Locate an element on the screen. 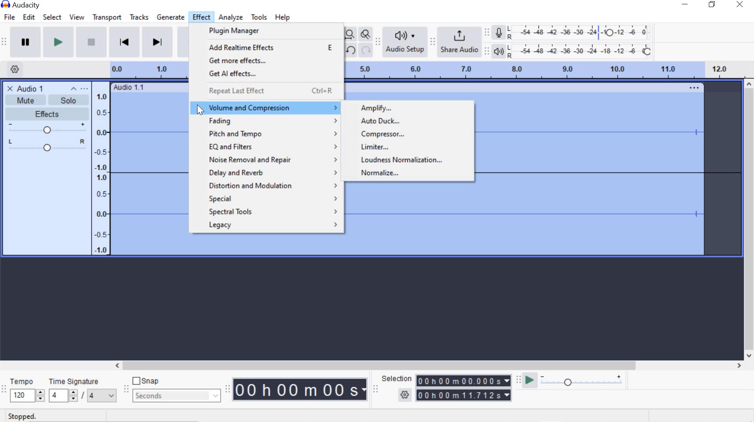 The height and width of the screenshot is (422, 754). Selection time is located at coordinates (465, 388).